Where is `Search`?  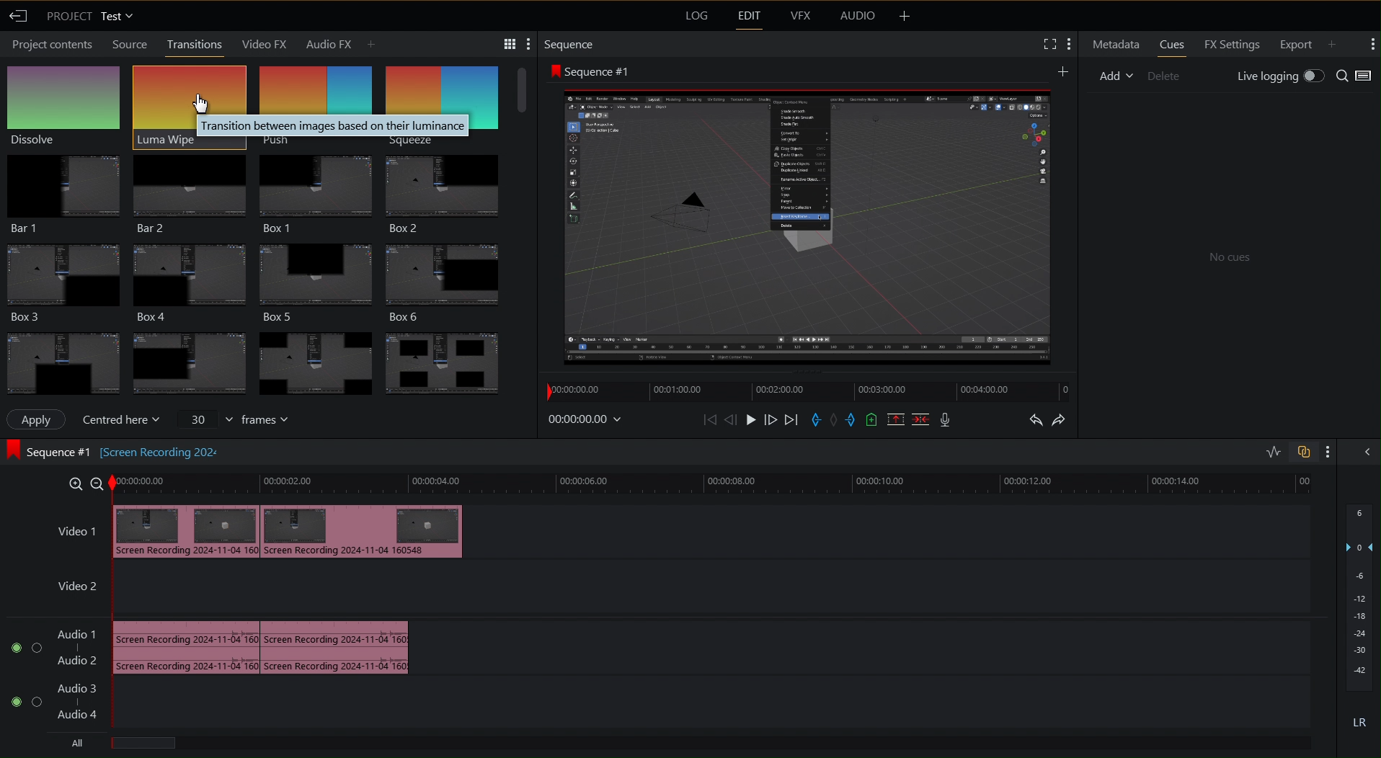
Search is located at coordinates (1356, 75).